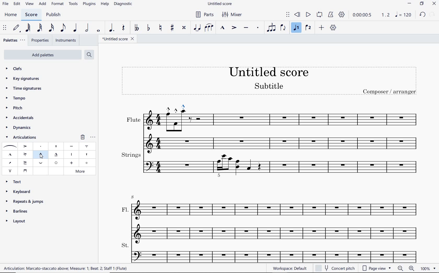 Image resolution: width=439 pixels, height=273 pixels. I want to click on MARCATO-TENUTO ABOVE, so click(57, 155).